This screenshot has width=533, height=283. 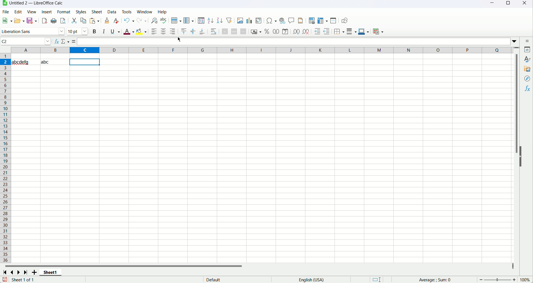 I want to click on new, so click(x=8, y=20).